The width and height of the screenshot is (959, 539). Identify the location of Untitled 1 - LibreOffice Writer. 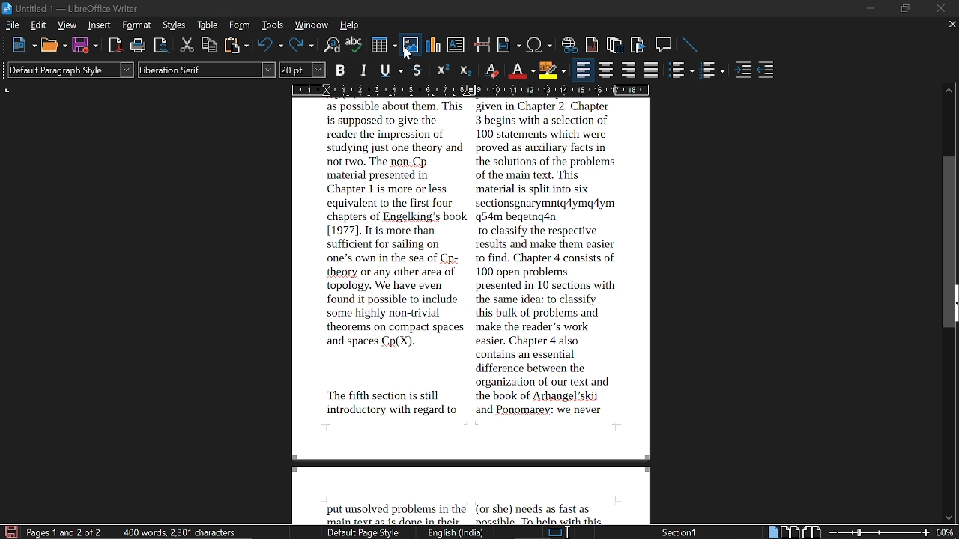
(76, 9).